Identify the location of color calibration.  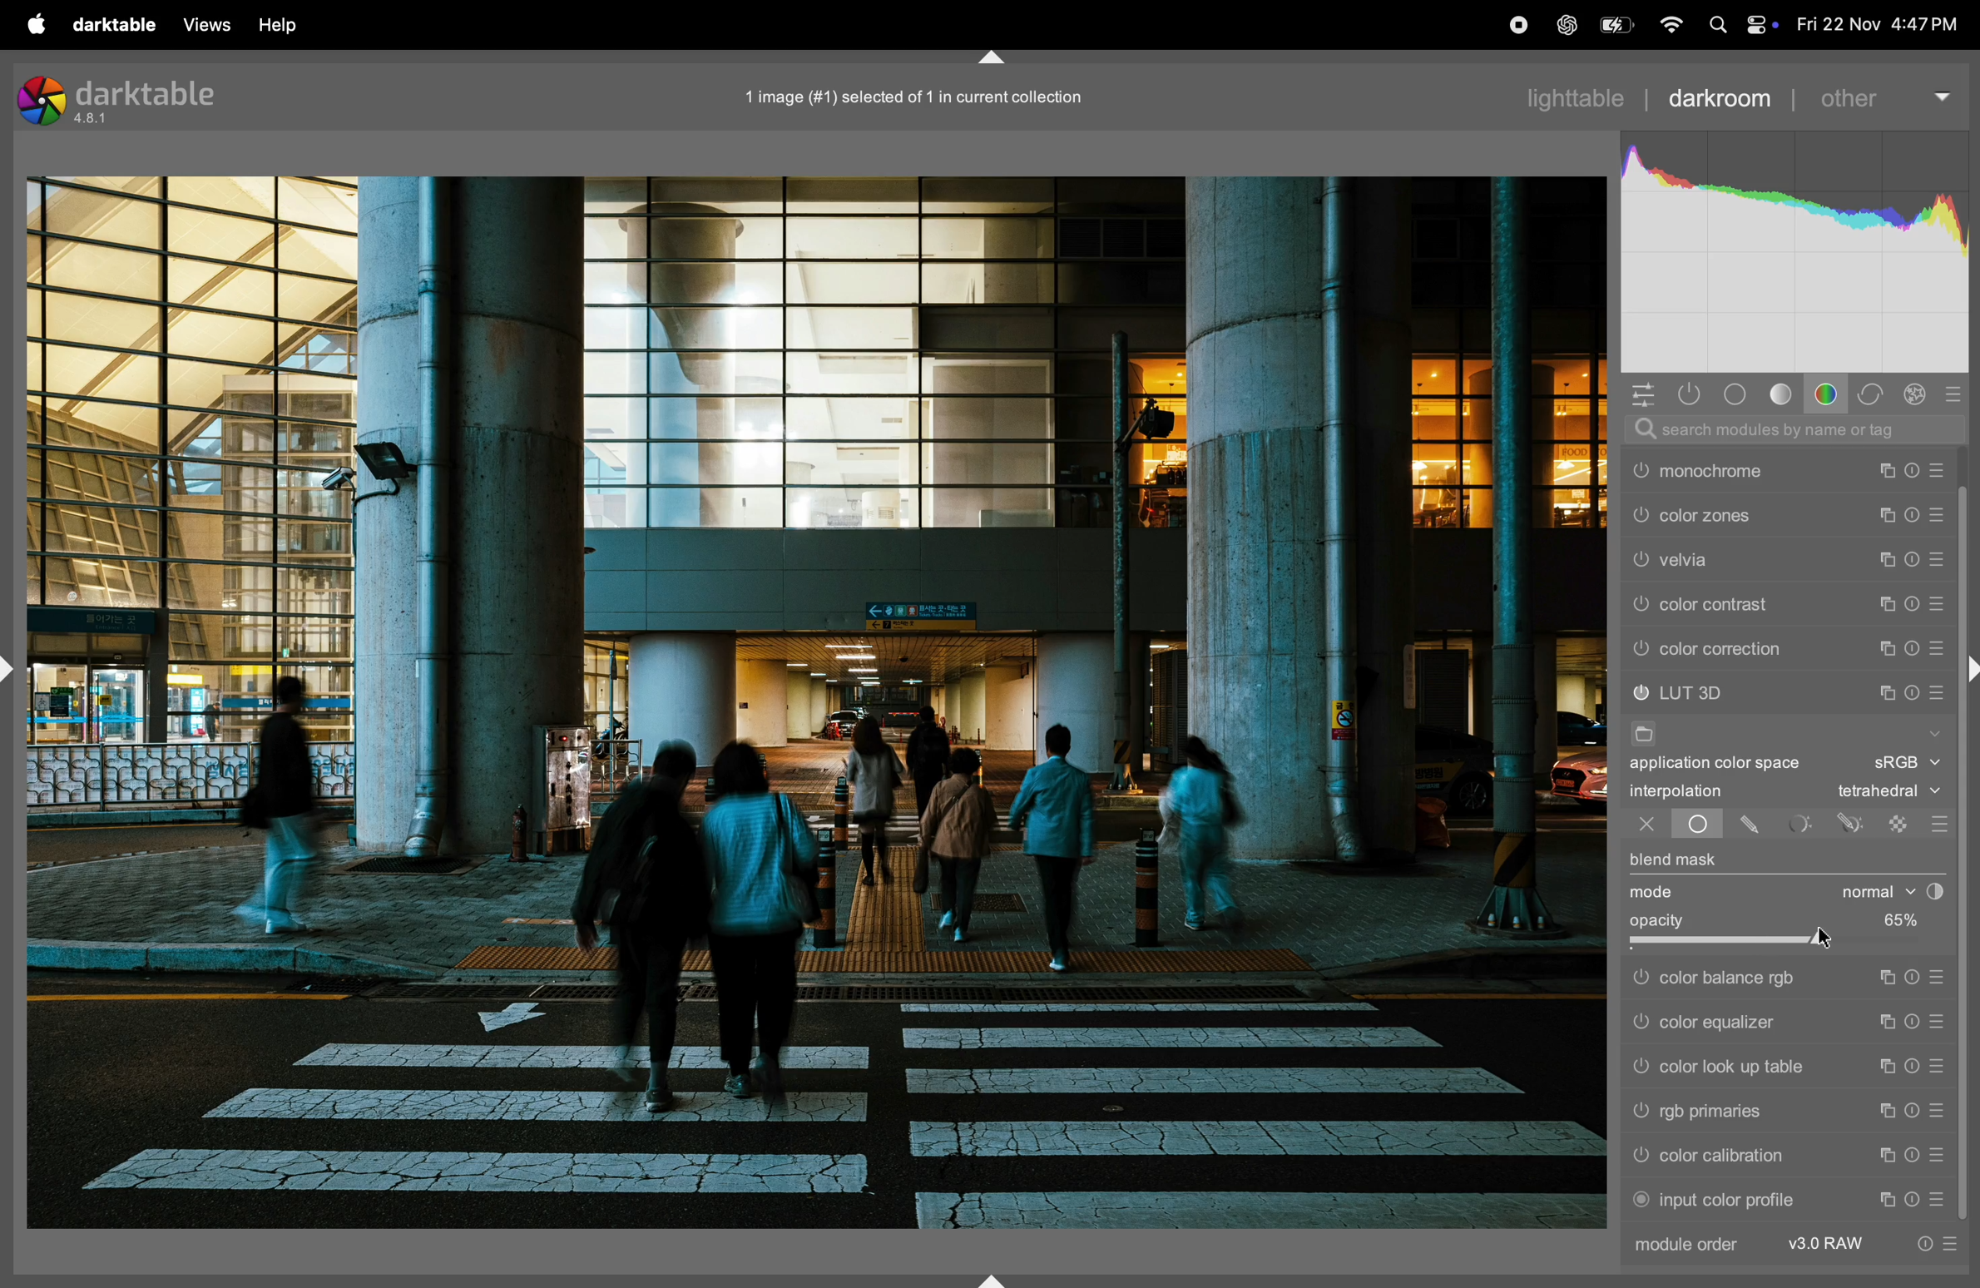
(1740, 1156).